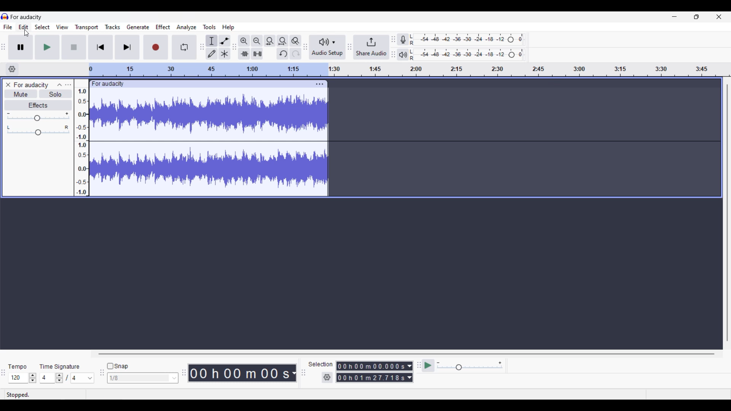 The image size is (731, 411). Describe the element at coordinates (467, 55) in the screenshot. I see `Playback level` at that location.